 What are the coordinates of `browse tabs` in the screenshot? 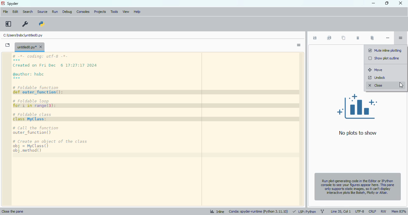 It's located at (8, 45).